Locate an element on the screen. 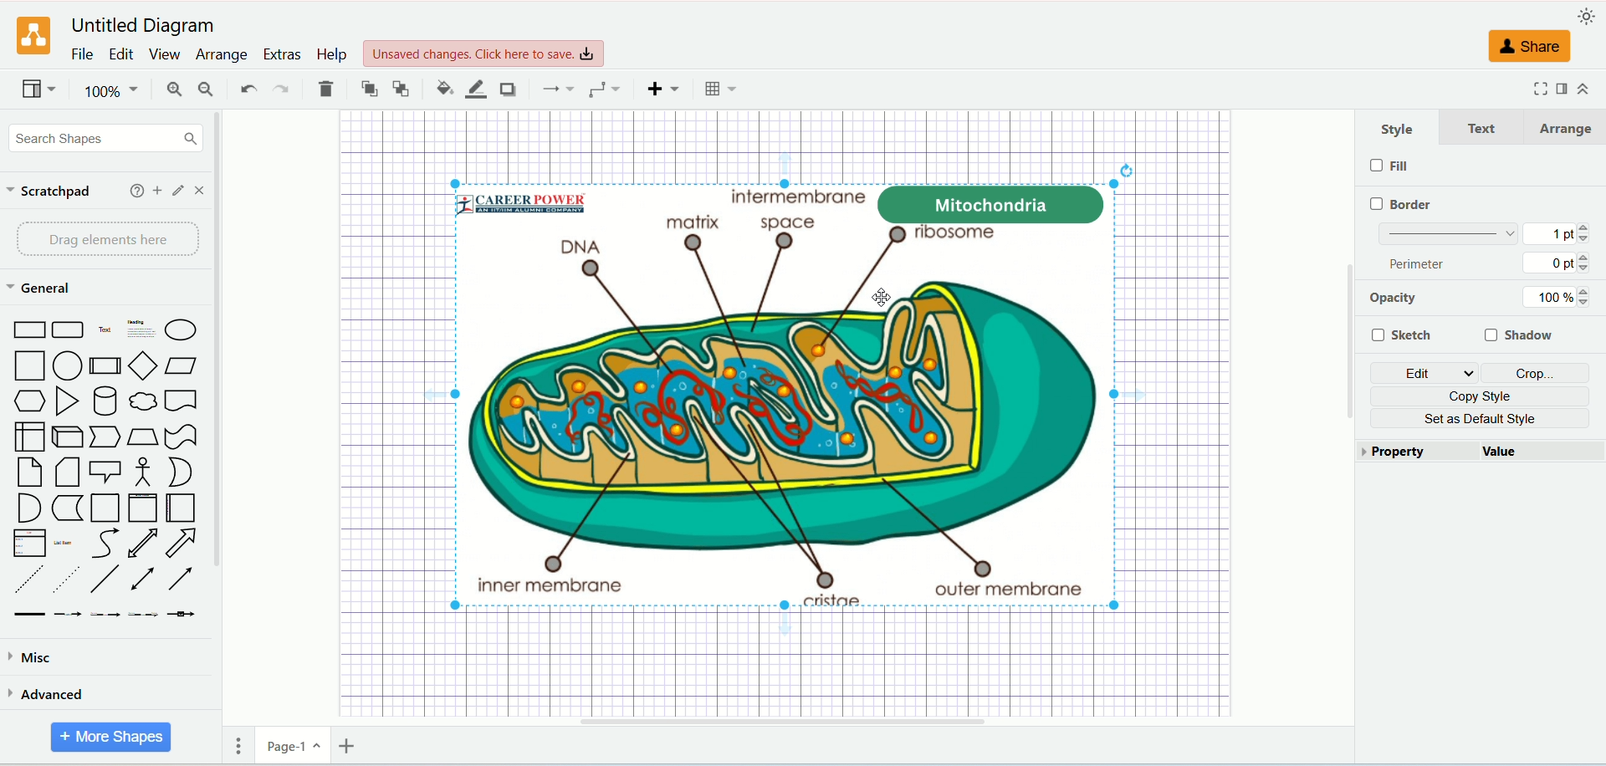 This screenshot has width=1606, height=766. more shapes is located at coordinates (112, 738).